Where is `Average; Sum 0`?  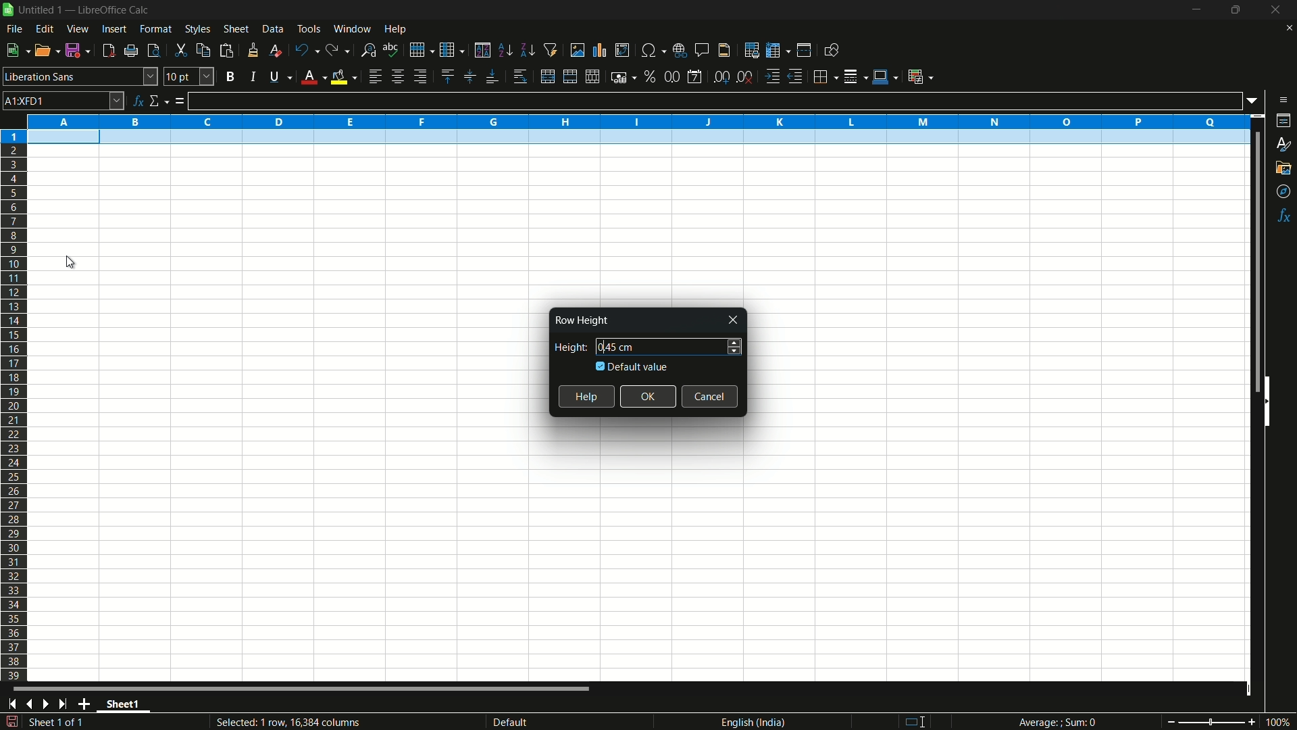
Average; Sum 0 is located at coordinates (1058, 723).